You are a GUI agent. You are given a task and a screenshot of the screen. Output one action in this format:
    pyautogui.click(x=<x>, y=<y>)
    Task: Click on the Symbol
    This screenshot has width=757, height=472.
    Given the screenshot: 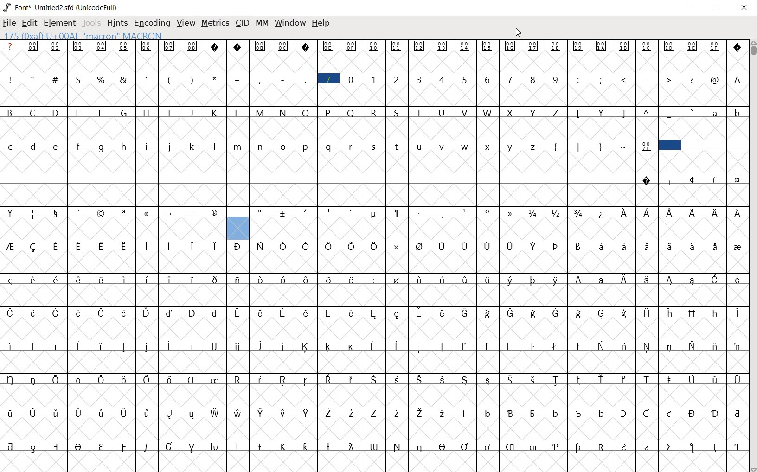 What is the action you would take?
    pyautogui.click(x=602, y=246)
    